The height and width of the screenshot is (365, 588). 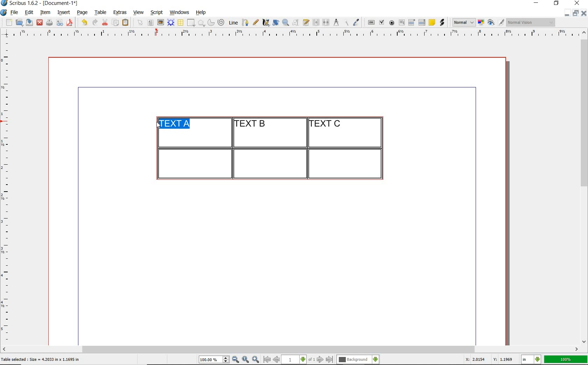 What do you see at coordinates (157, 125) in the screenshot?
I see `cursor` at bounding box center [157, 125].